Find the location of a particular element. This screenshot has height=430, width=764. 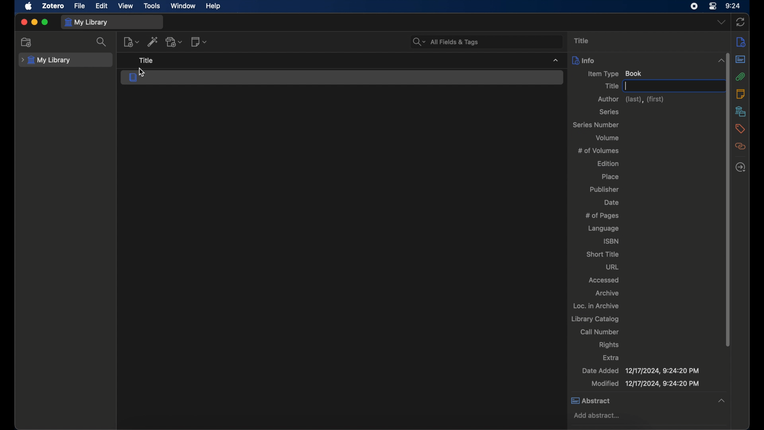

short title is located at coordinates (602, 254).